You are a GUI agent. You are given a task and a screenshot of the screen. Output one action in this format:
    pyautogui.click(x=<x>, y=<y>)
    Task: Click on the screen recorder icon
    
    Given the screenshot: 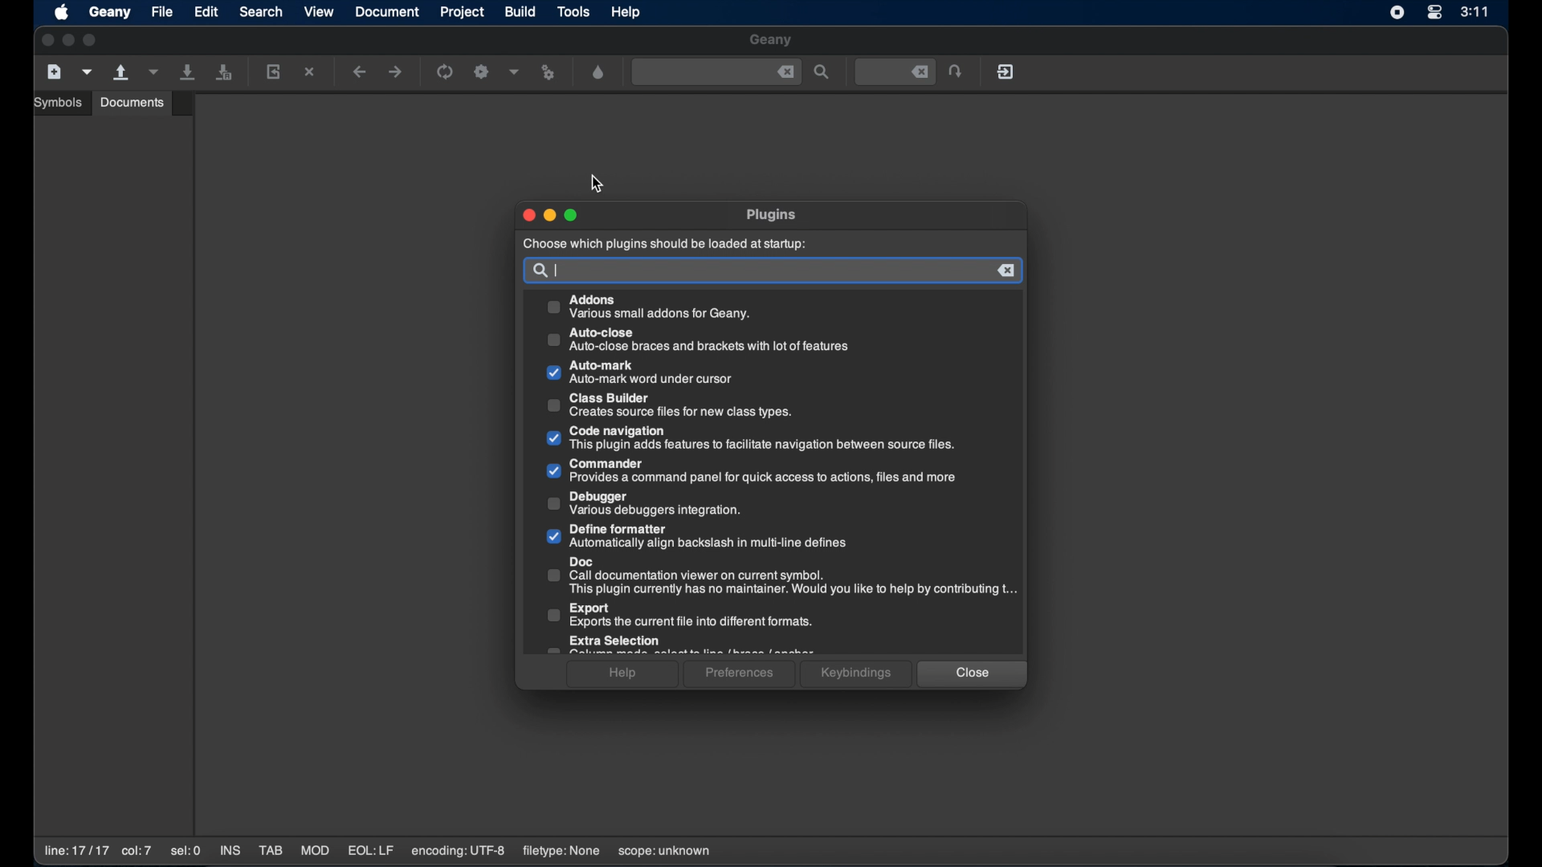 What is the action you would take?
    pyautogui.click(x=1397, y=13)
    